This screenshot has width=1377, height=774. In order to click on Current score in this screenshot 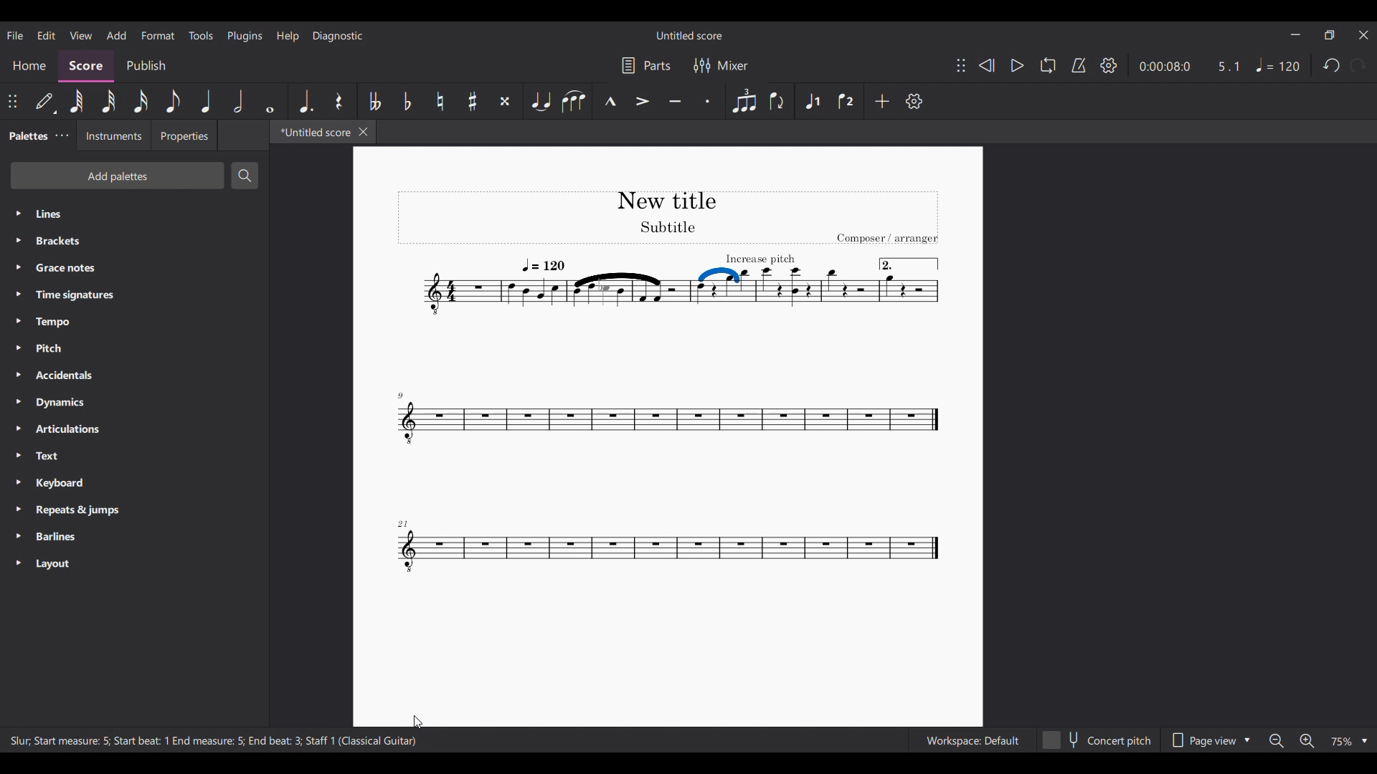, I will do `click(668, 489)`.